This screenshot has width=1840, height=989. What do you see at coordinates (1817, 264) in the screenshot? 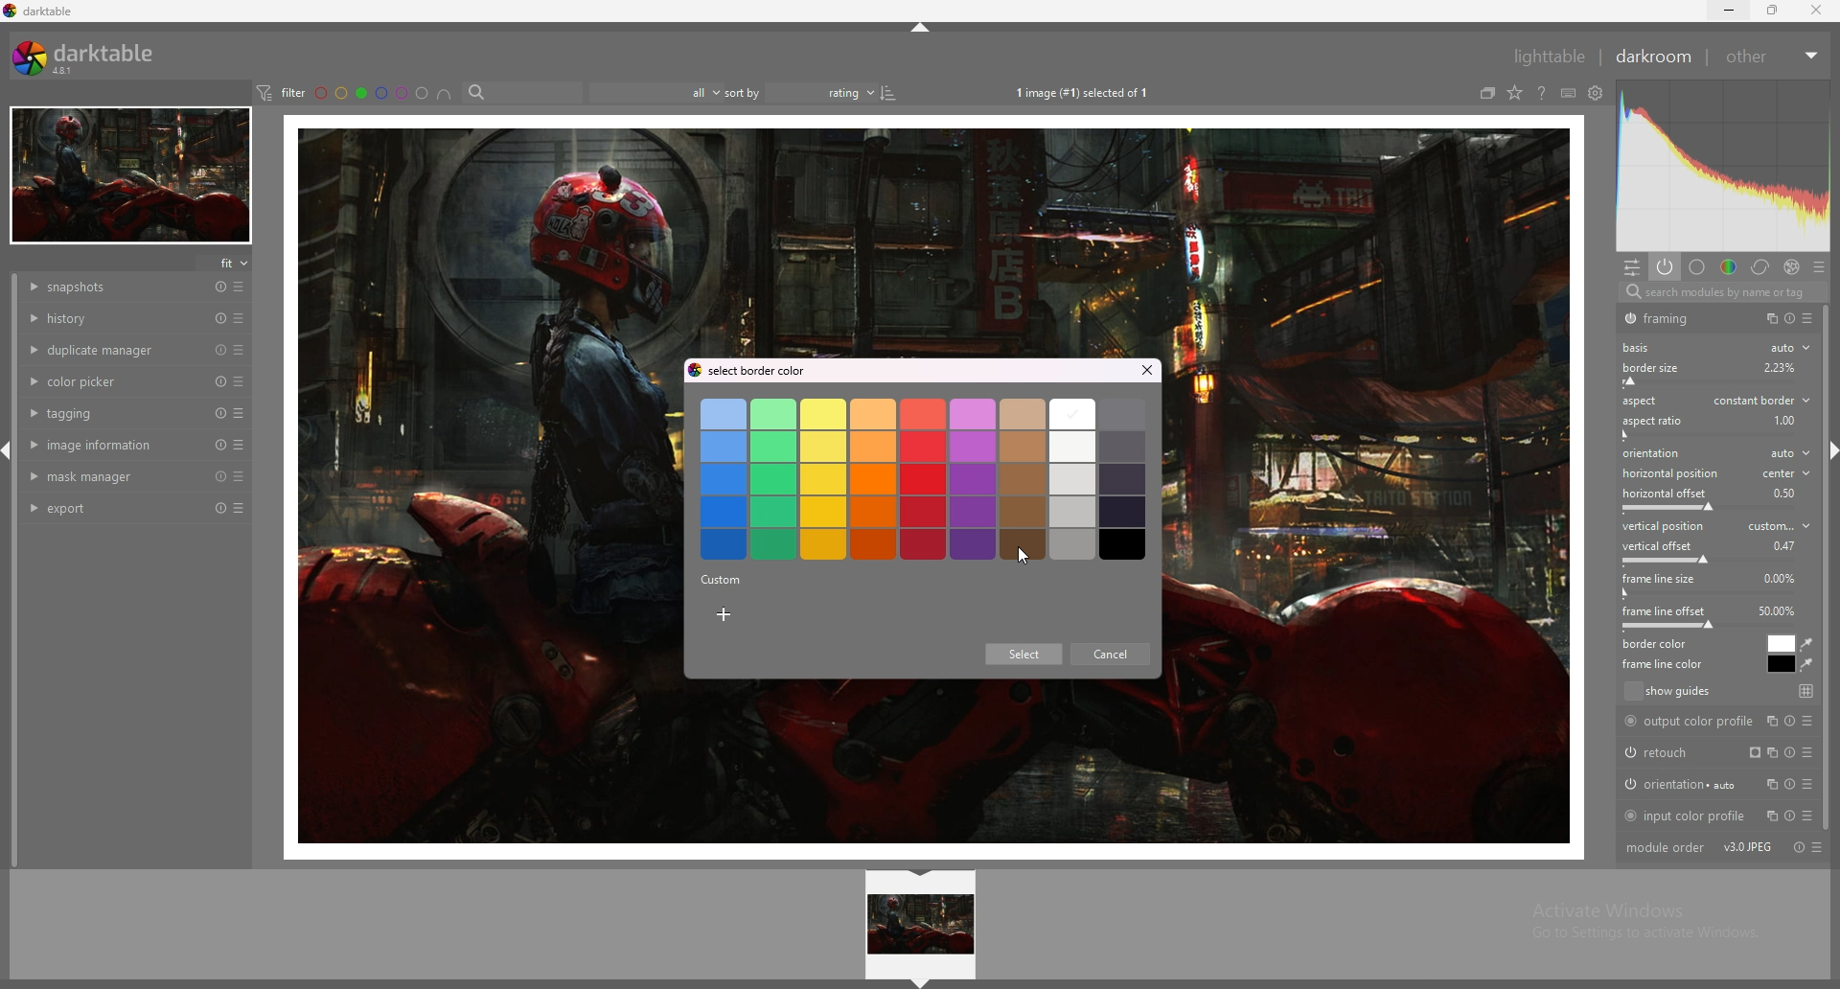
I see `presets` at bounding box center [1817, 264].